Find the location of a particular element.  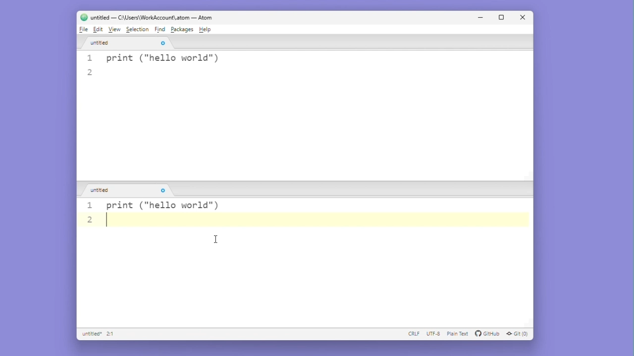

2:1 is located at coordinates (111, 334).